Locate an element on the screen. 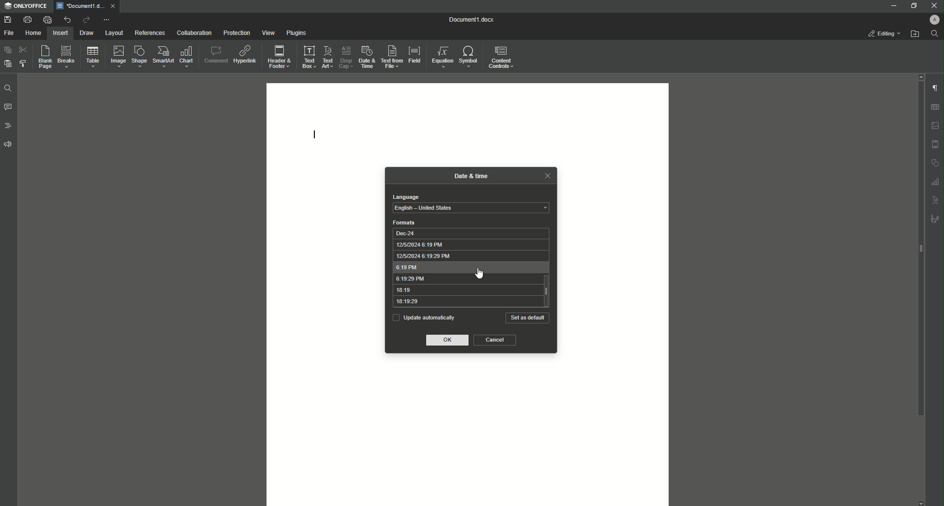  6:19 PM is located at coordinates (467, 268).